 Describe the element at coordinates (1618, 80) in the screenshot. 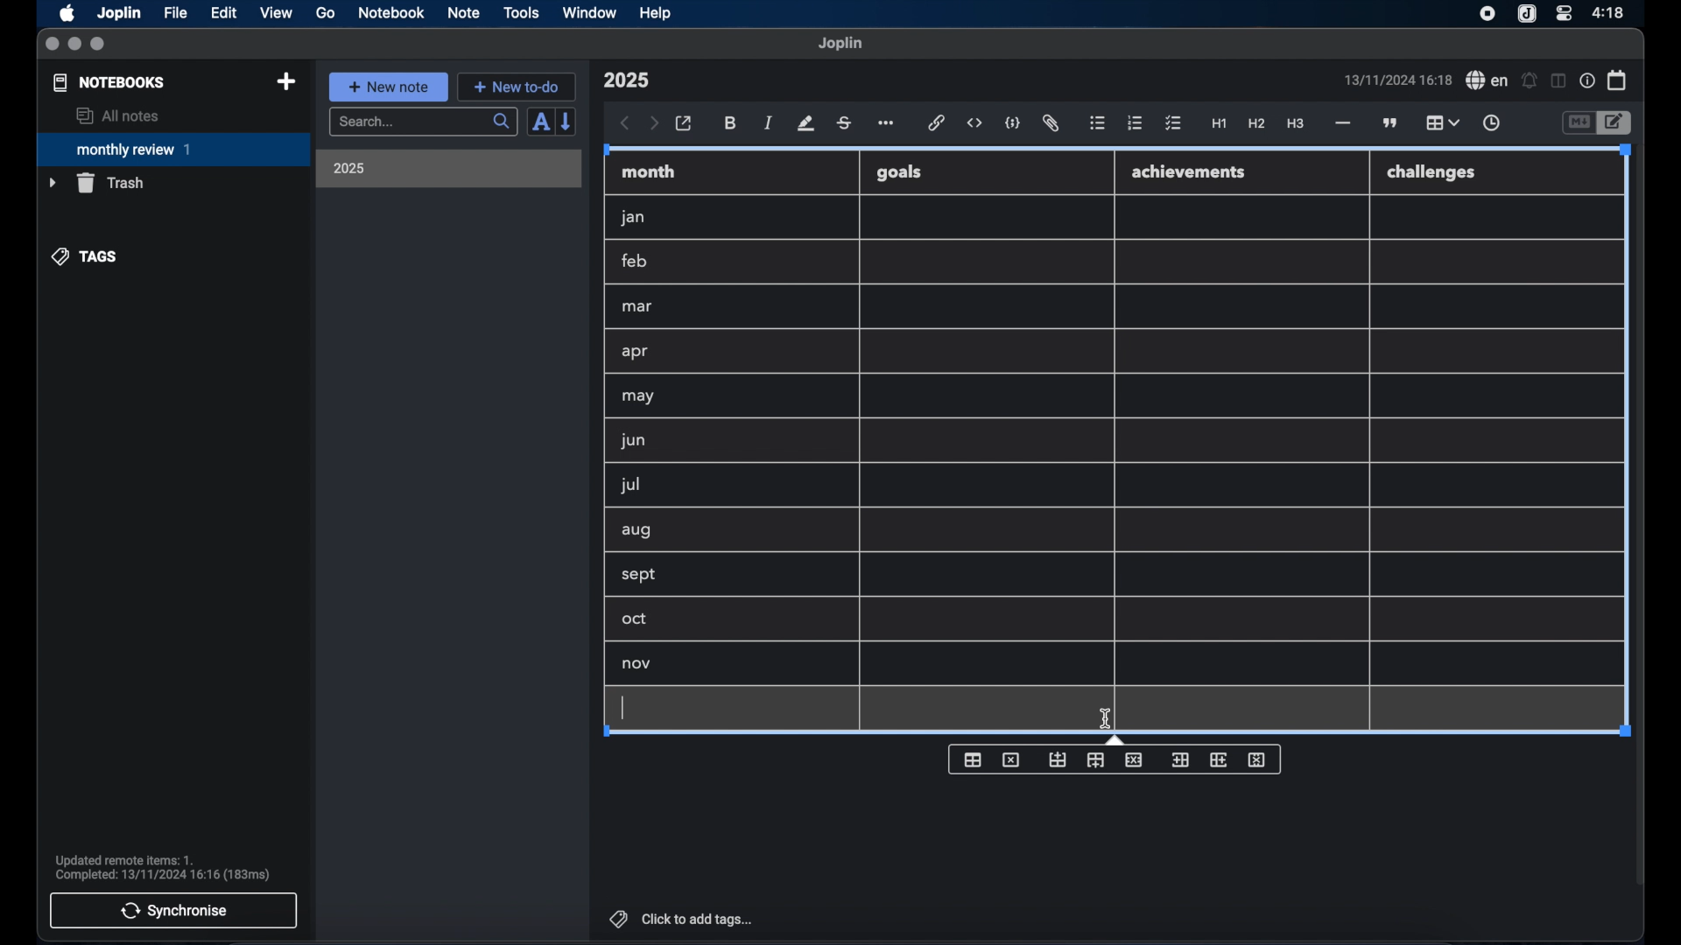

I see `calendar` at that location.